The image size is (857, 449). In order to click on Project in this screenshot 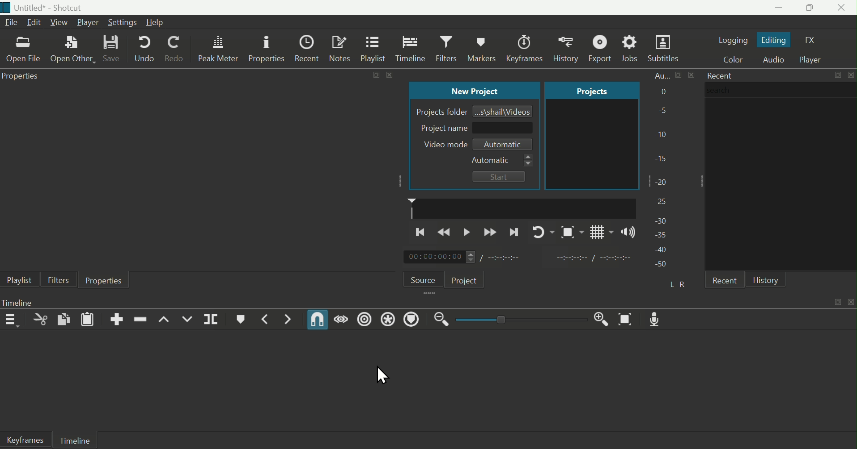, I will do `click(466, 279)`.